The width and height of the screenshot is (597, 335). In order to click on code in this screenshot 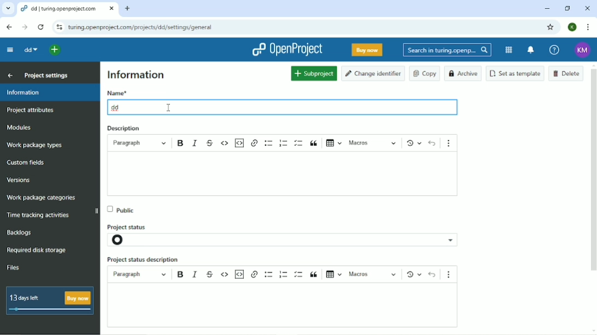, I will do `click(225, 274)`.